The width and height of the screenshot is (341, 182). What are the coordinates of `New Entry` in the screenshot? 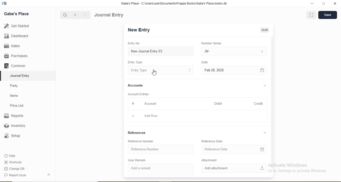 It's located at (139, 30).